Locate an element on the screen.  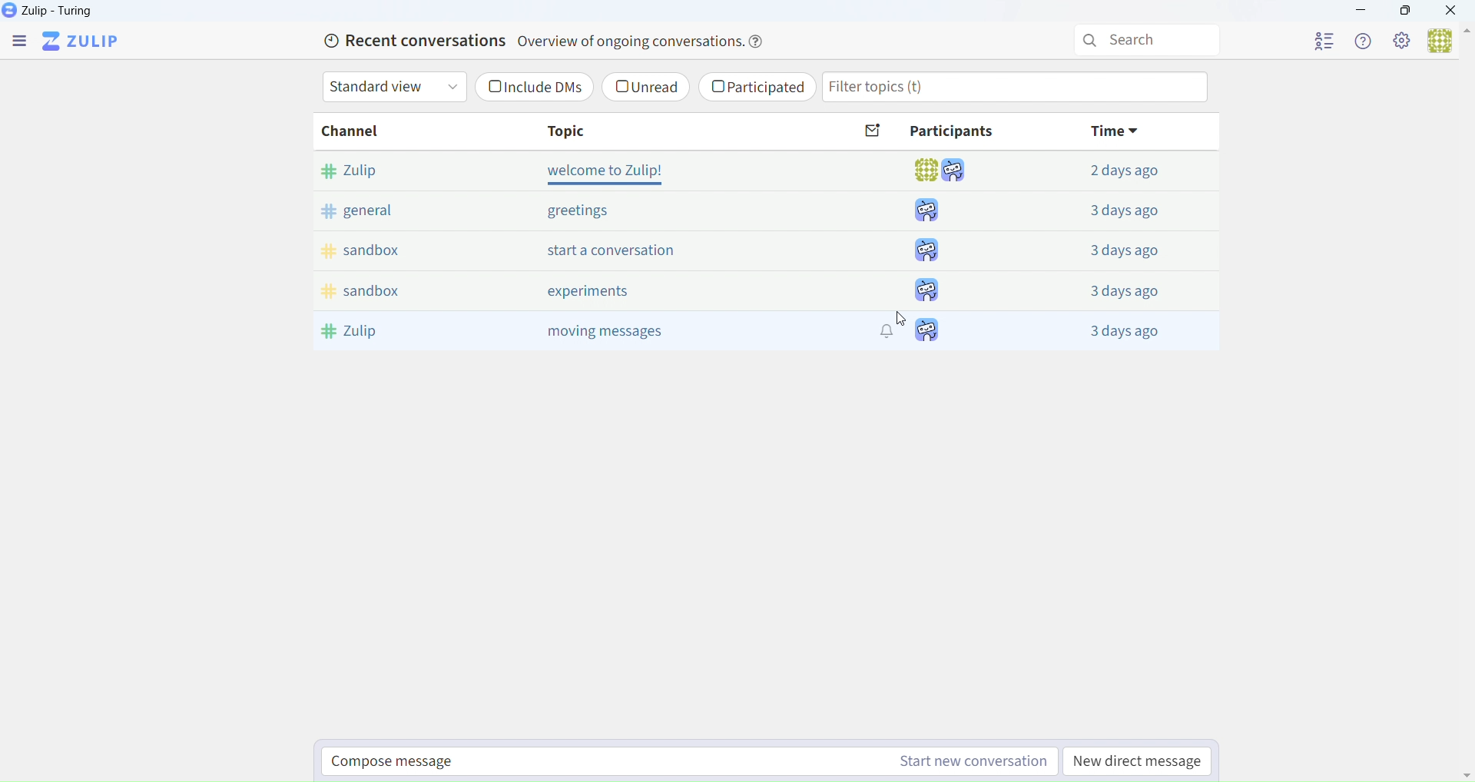
user profiles is located at coordinates (931, 333).